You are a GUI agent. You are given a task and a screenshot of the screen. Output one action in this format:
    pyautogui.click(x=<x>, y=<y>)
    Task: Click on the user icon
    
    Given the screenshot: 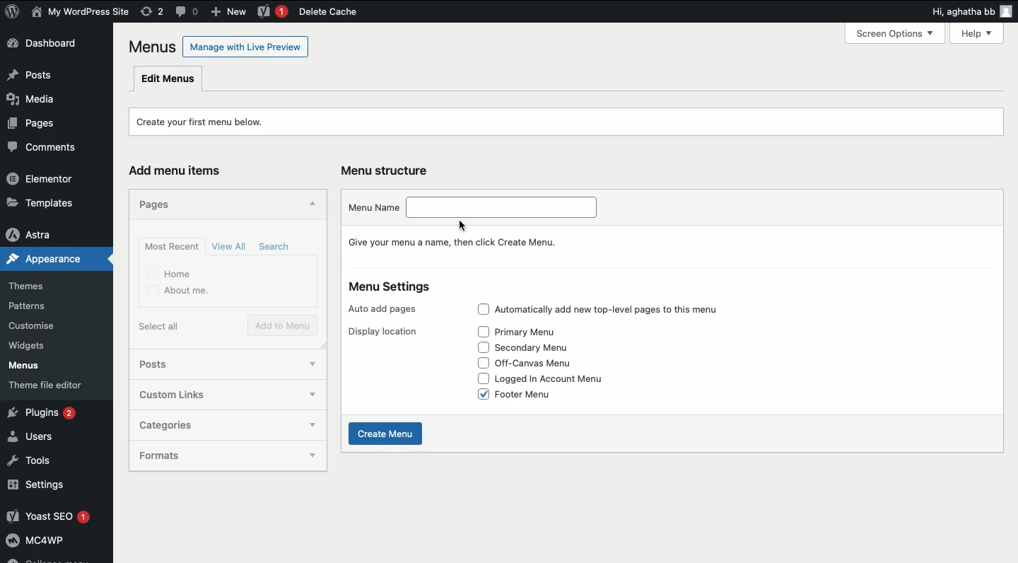 What is the action you would take?
    pyautogui.click(x=1007, y=13)
    